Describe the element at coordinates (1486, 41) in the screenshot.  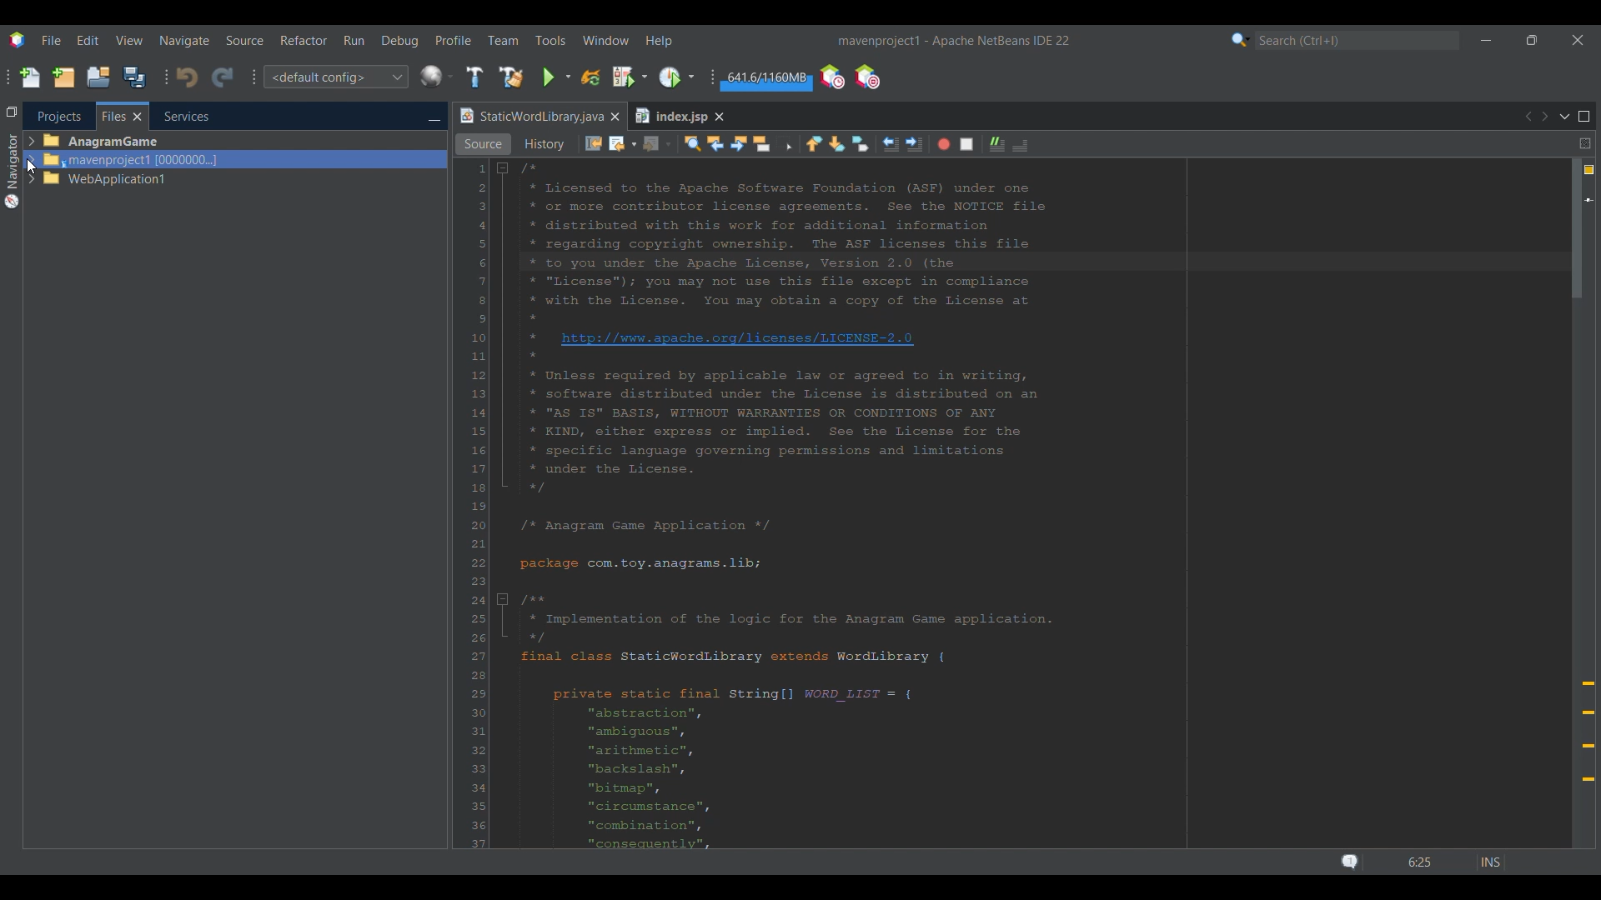
I see `Minimize` at that location.